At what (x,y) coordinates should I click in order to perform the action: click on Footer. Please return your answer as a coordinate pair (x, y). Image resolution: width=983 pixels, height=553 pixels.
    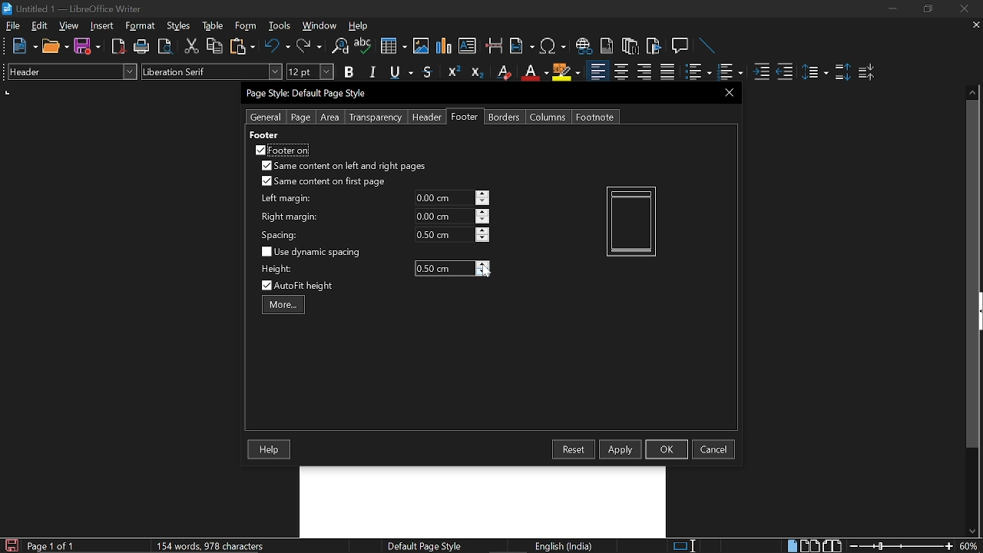
    Looking at the image, I should click on (465, 117).